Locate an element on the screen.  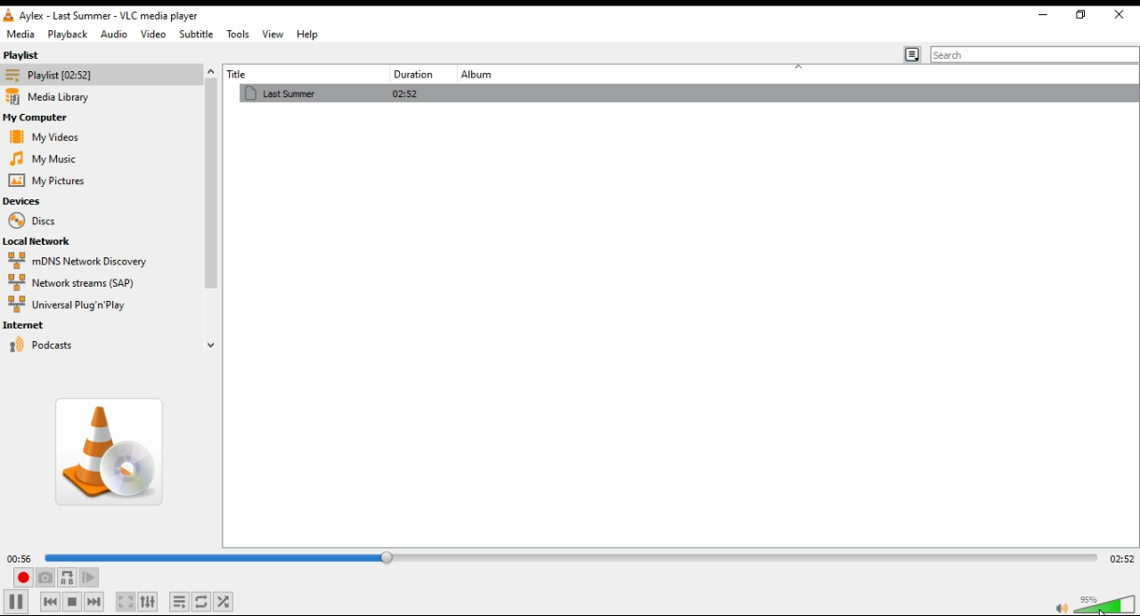
search bar is located at coordinates (1035, 53).